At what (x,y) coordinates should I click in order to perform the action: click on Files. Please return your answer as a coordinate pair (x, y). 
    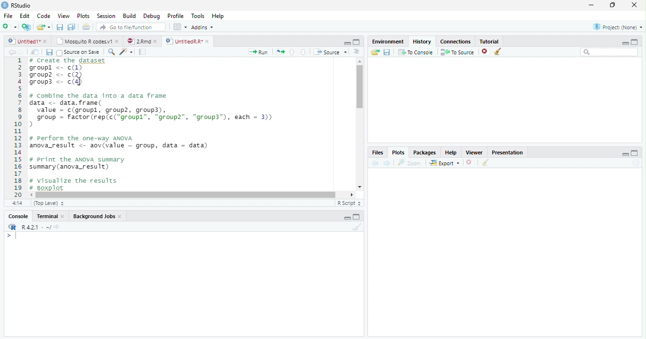
    Looking at the image, I should click on (377, 153).